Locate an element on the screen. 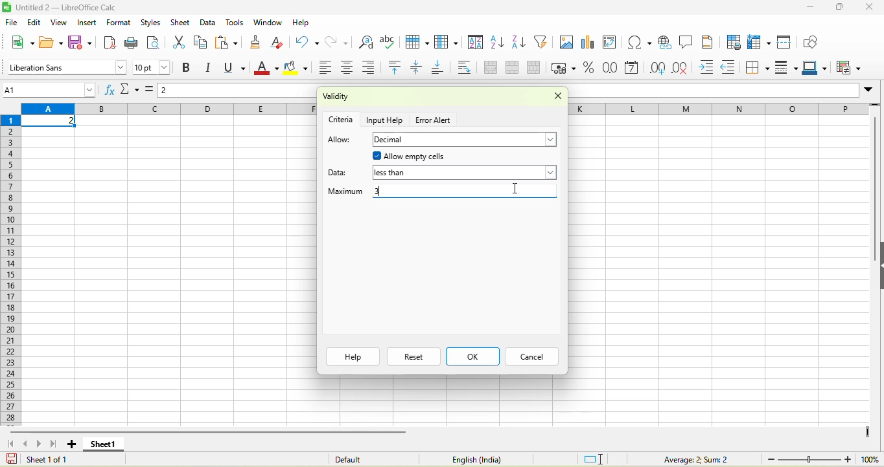 The width and height of the screenshot is (884, 467). find and replace is located at coordinates (366, 41).